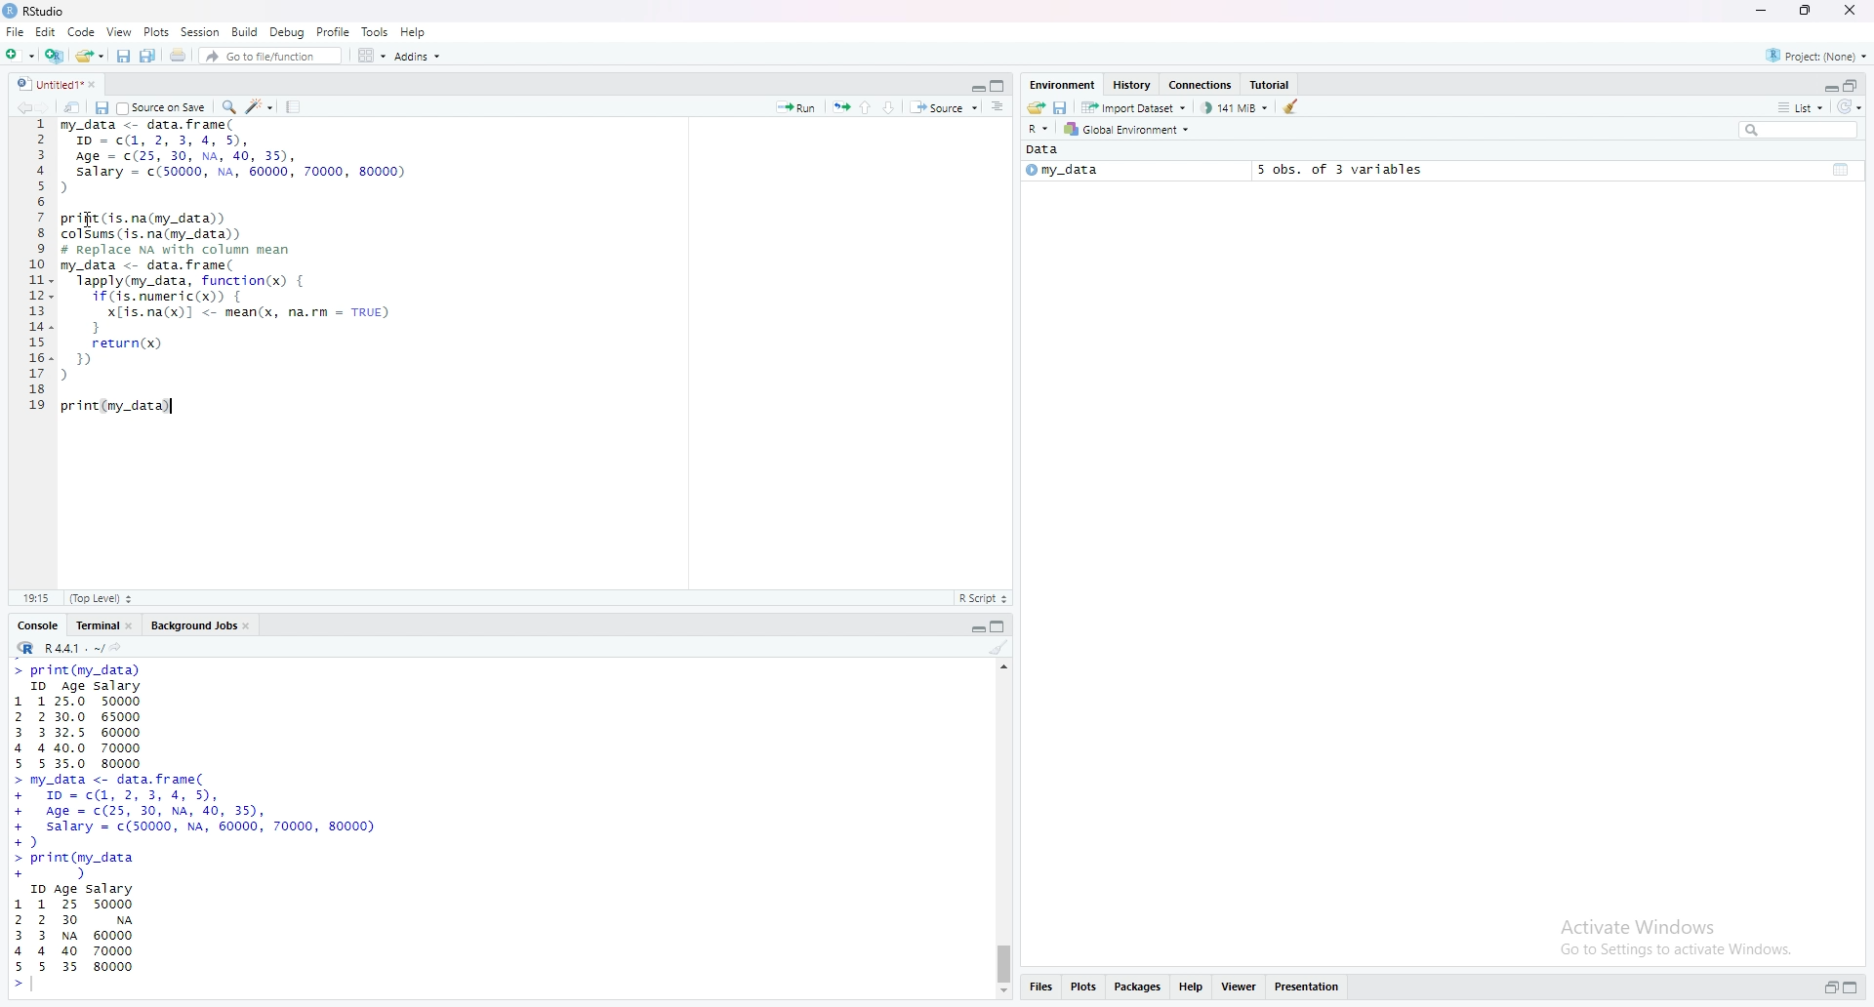 The width and height of the screenshot is (1874, 1007). What do you see at coordinates (1854, 86) in the screenshot?
I see `collapse` at bounding box center [1854, 86].